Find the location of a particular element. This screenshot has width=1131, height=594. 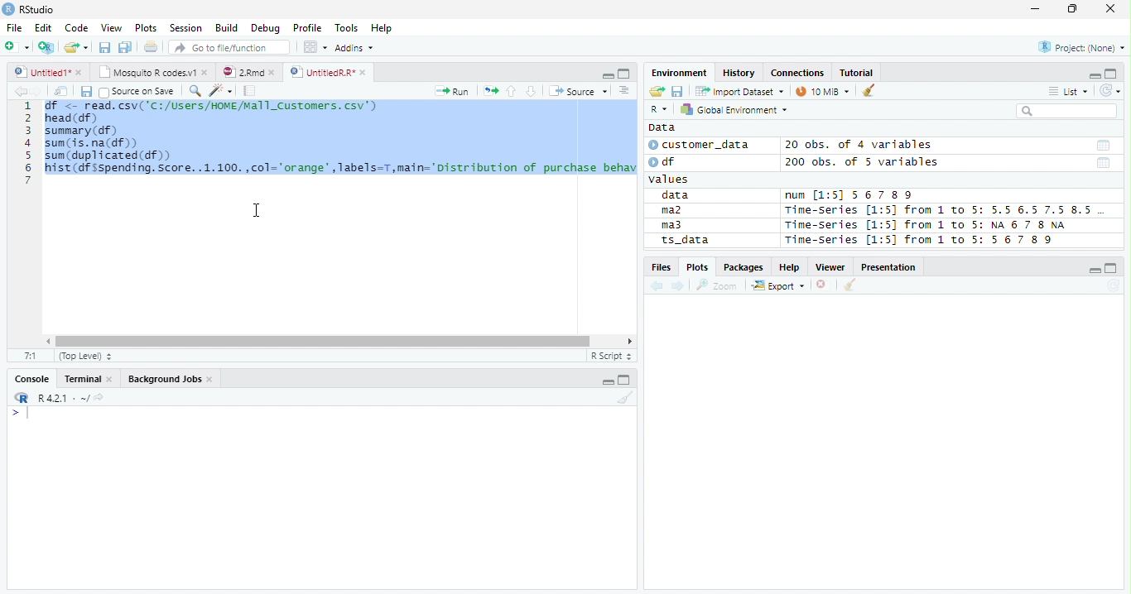

Connections is located at coordinates (797, 73).